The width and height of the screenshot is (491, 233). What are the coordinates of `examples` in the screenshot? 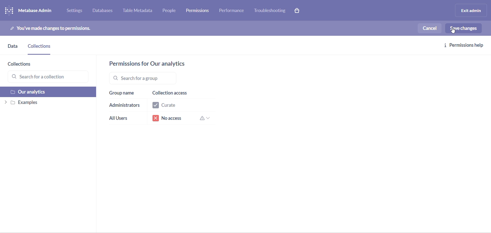 It's located at (44, 103).